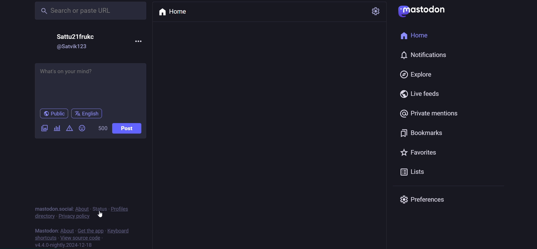  What do you see at coordinates (423, 133) in the screenshot?
I see `bookmark` at bounding box center [423, 133].